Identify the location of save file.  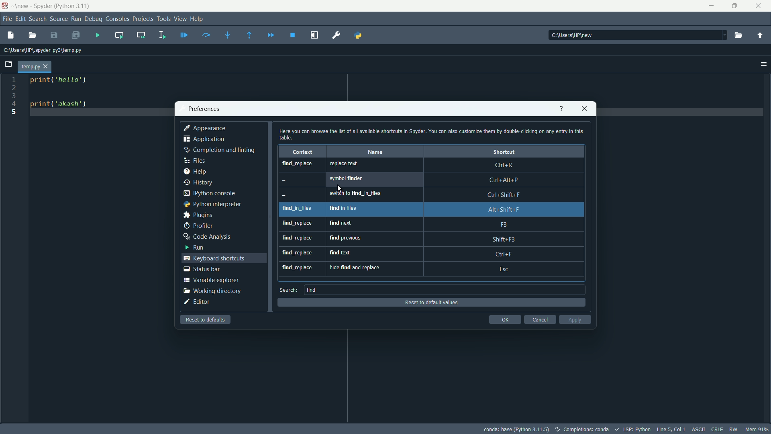
(55, 35).